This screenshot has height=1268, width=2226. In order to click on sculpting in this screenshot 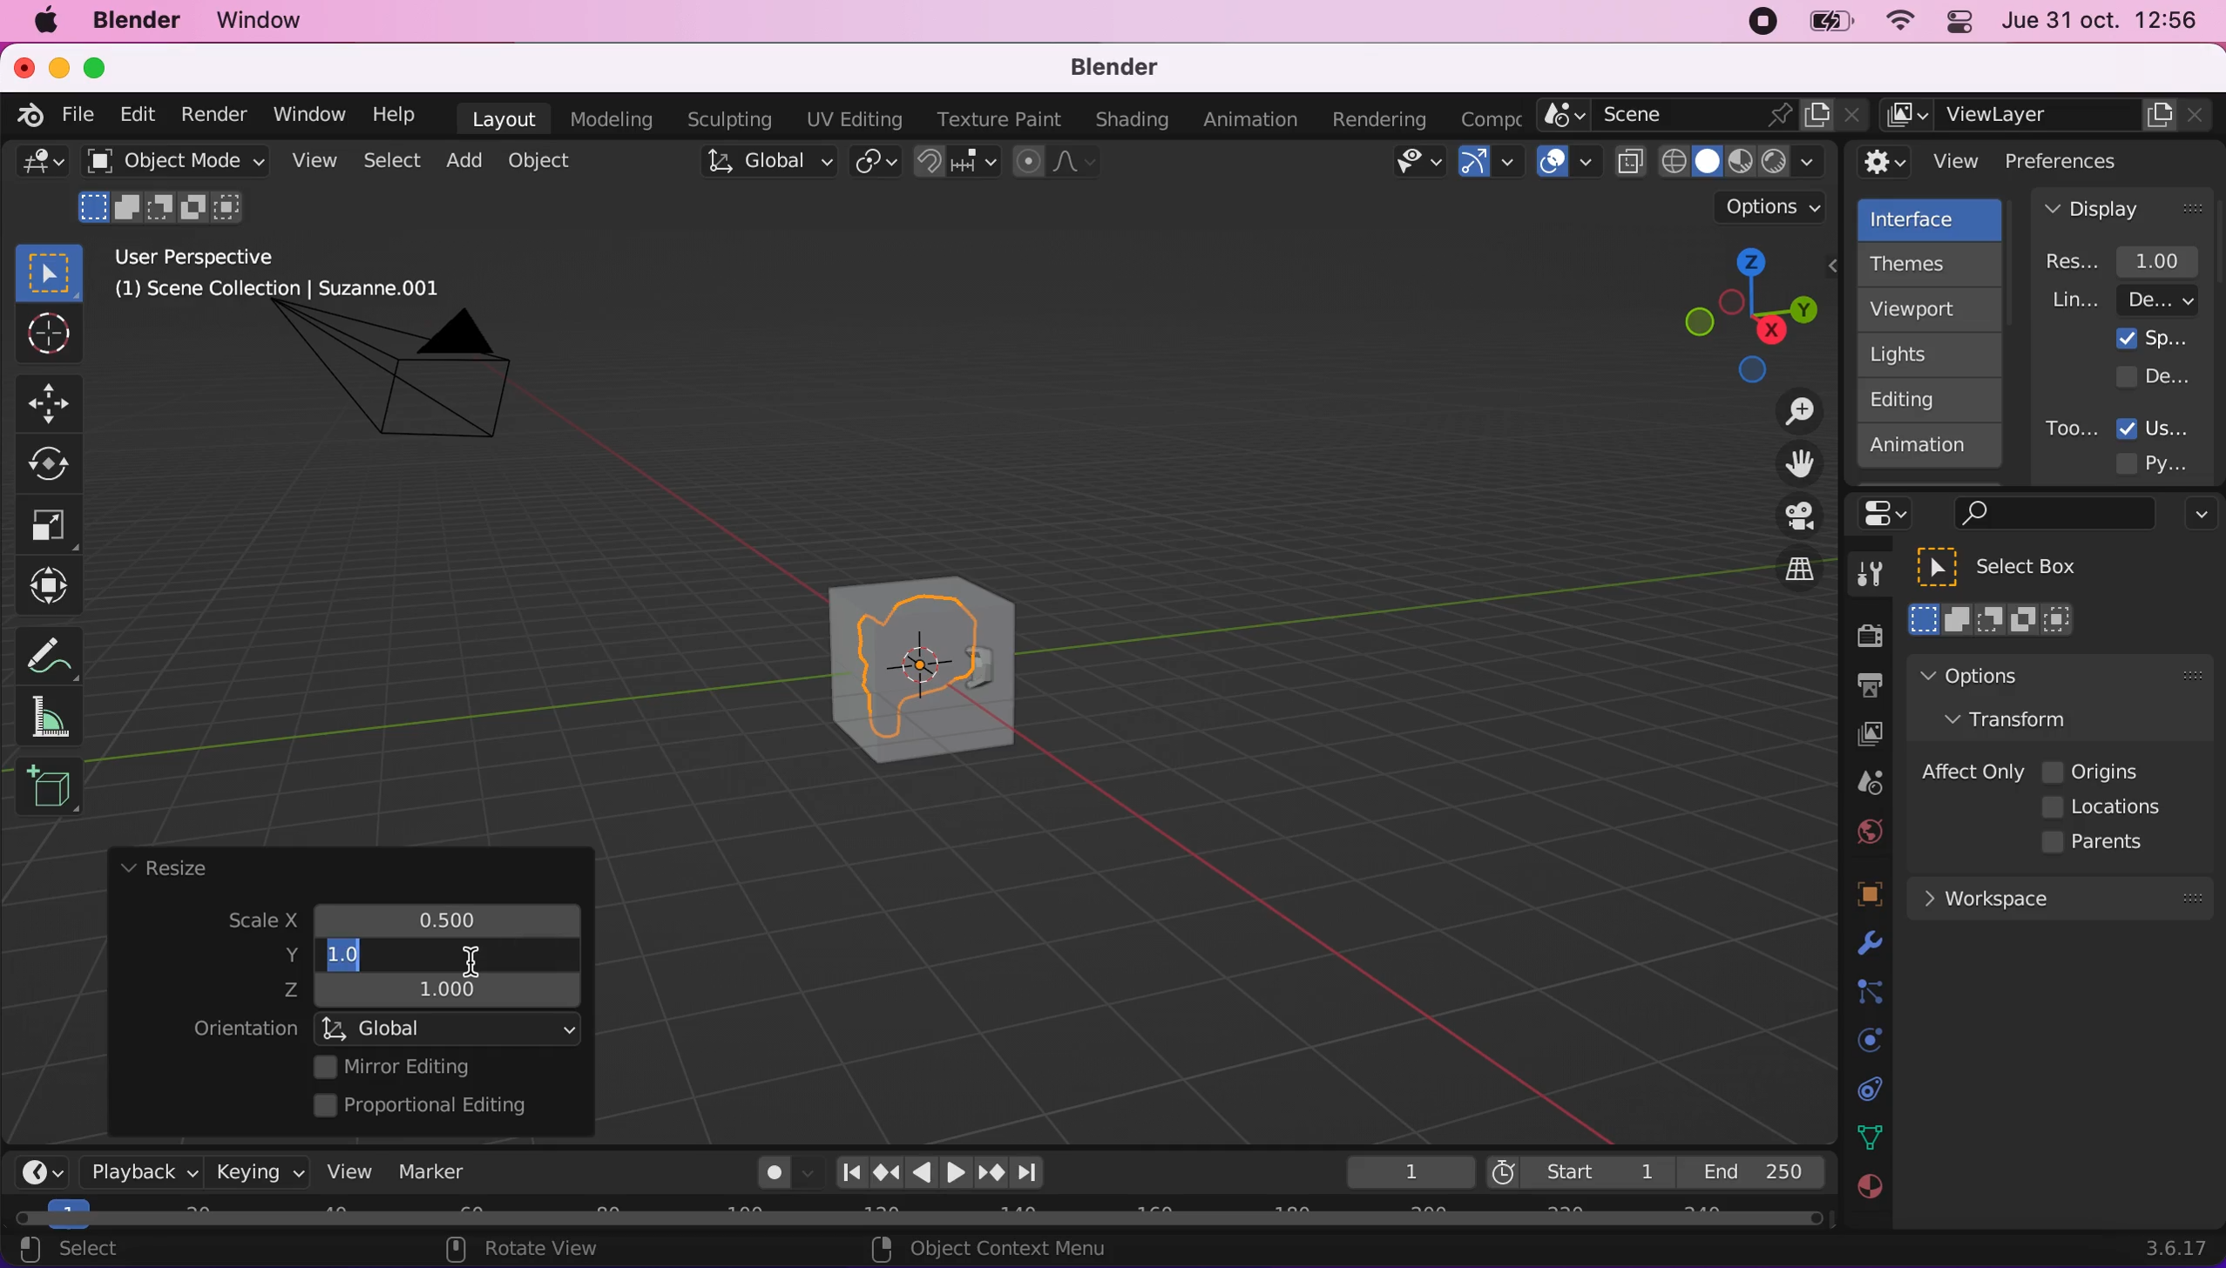, I will do `click(725, 118)`.